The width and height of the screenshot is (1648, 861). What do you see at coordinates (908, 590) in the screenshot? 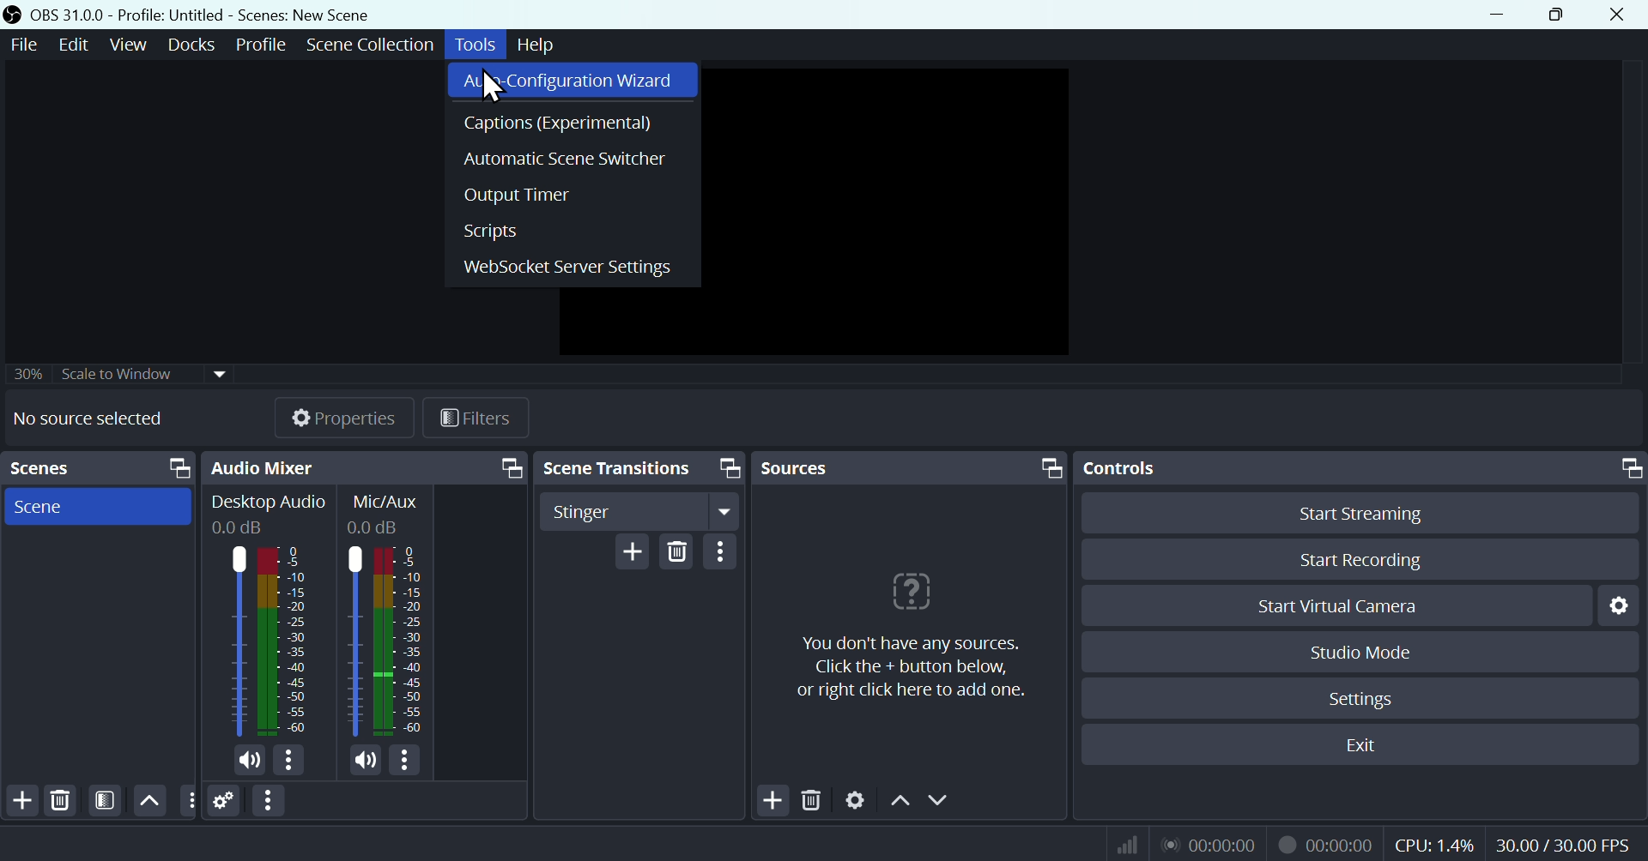
I see `icon` at bounding box center [908, 590].